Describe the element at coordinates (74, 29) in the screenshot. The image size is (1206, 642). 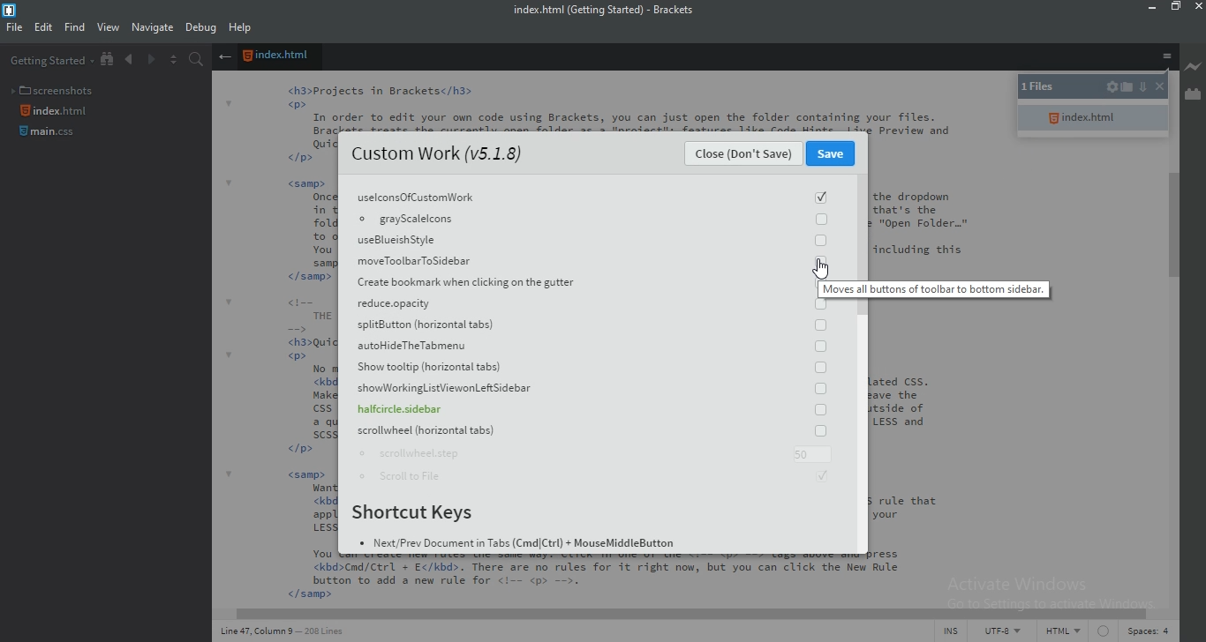
I see `Find` at that location.